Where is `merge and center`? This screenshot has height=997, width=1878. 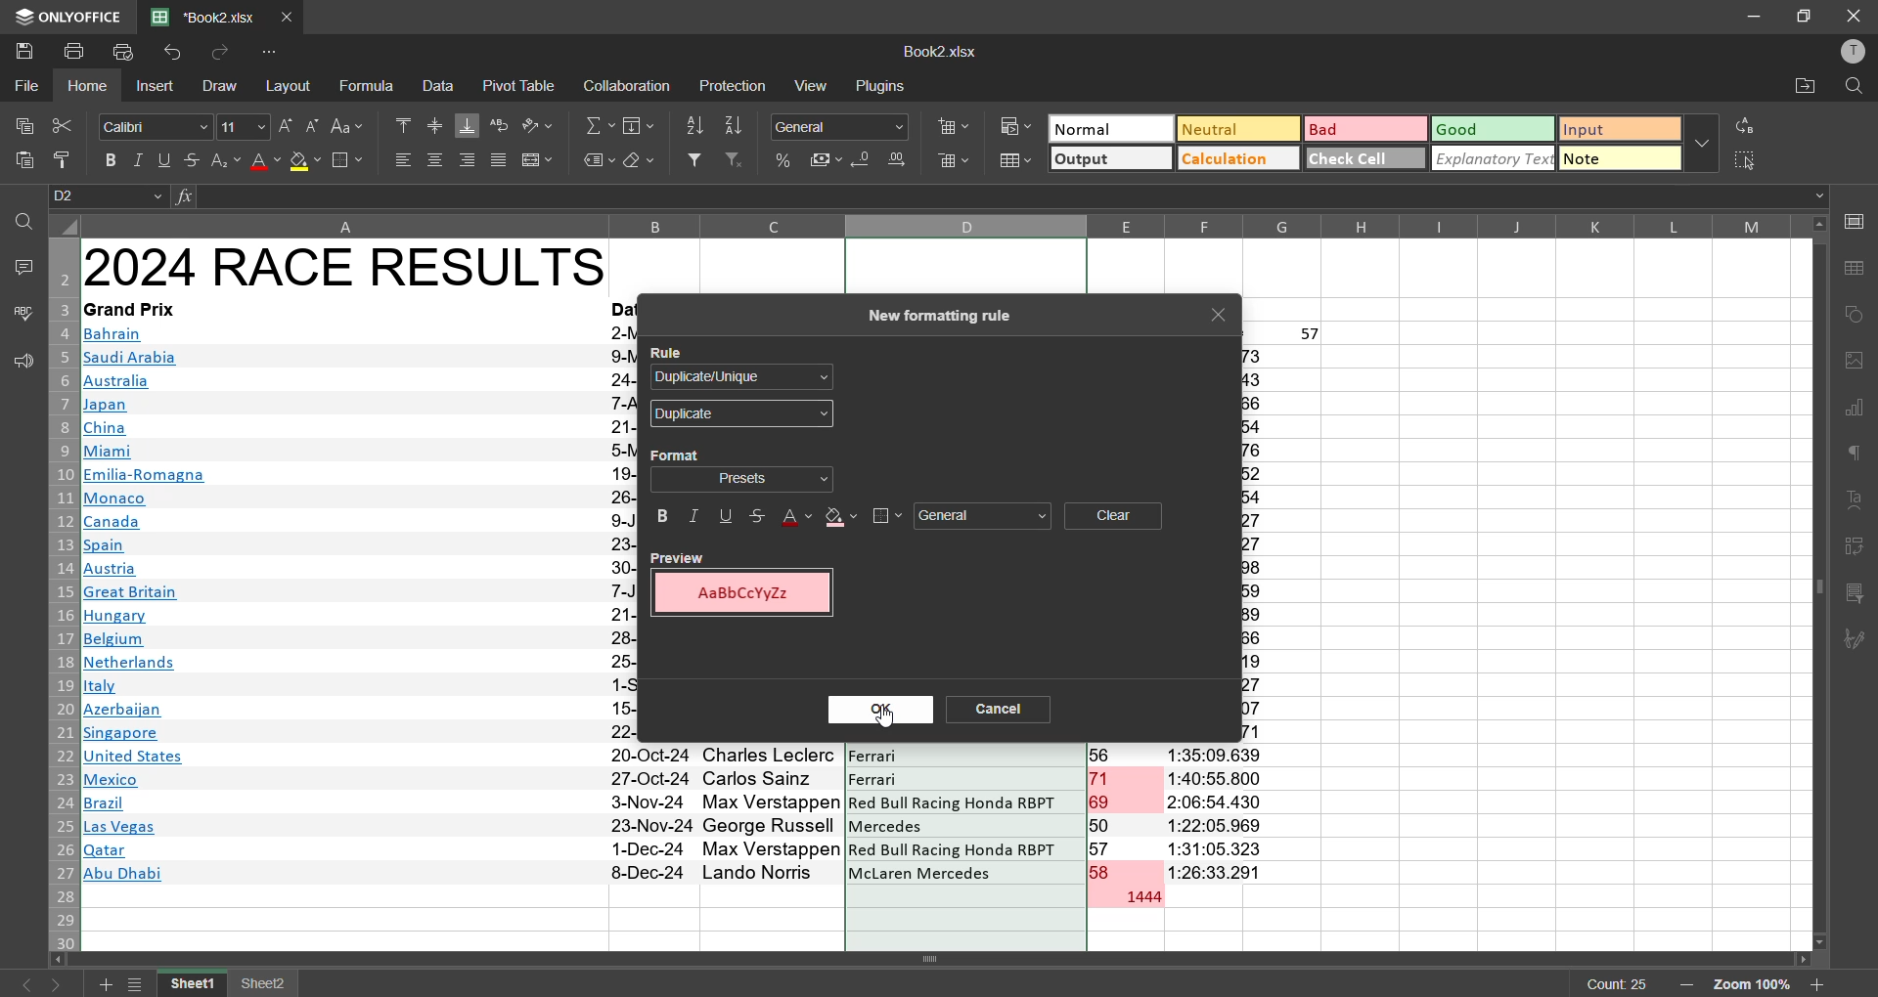 merge and center is located at coordinates (536, 161).